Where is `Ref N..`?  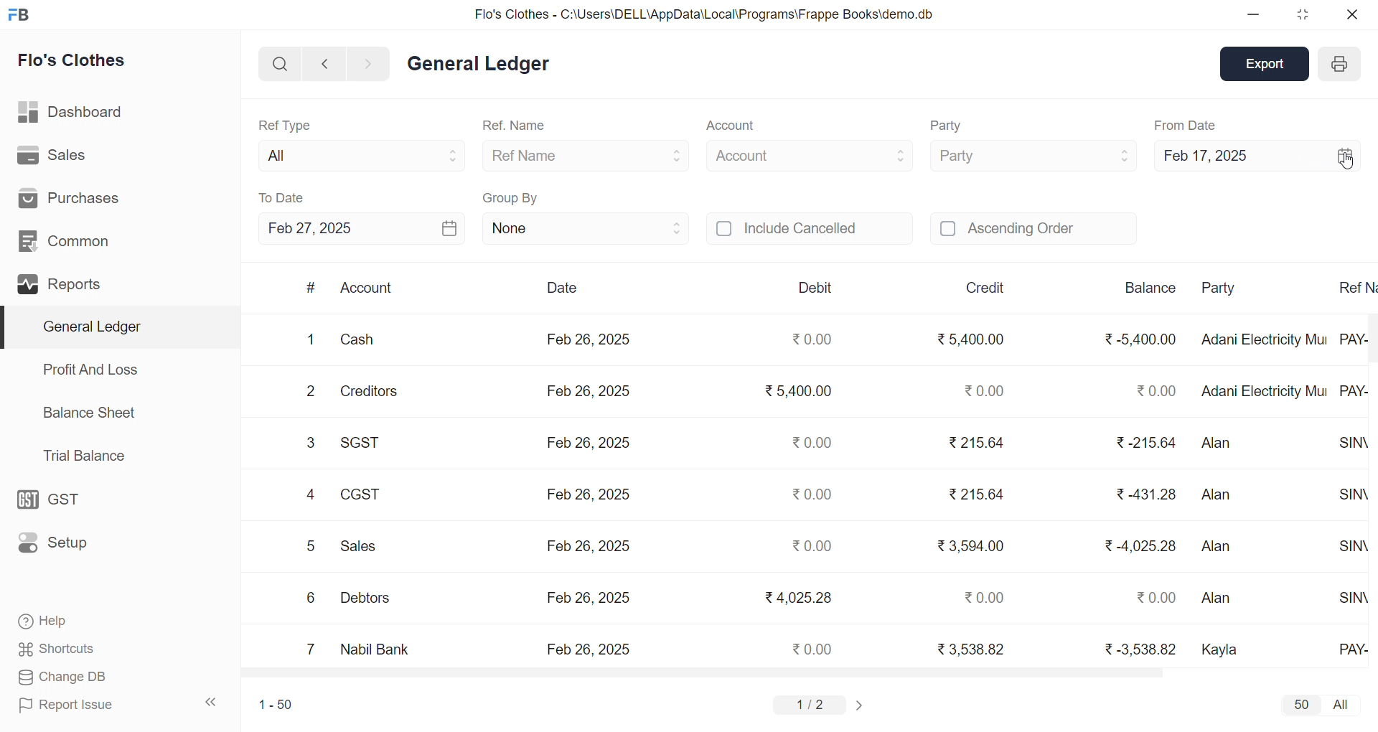 Ref N.. is located at coordinates (1354, 286).